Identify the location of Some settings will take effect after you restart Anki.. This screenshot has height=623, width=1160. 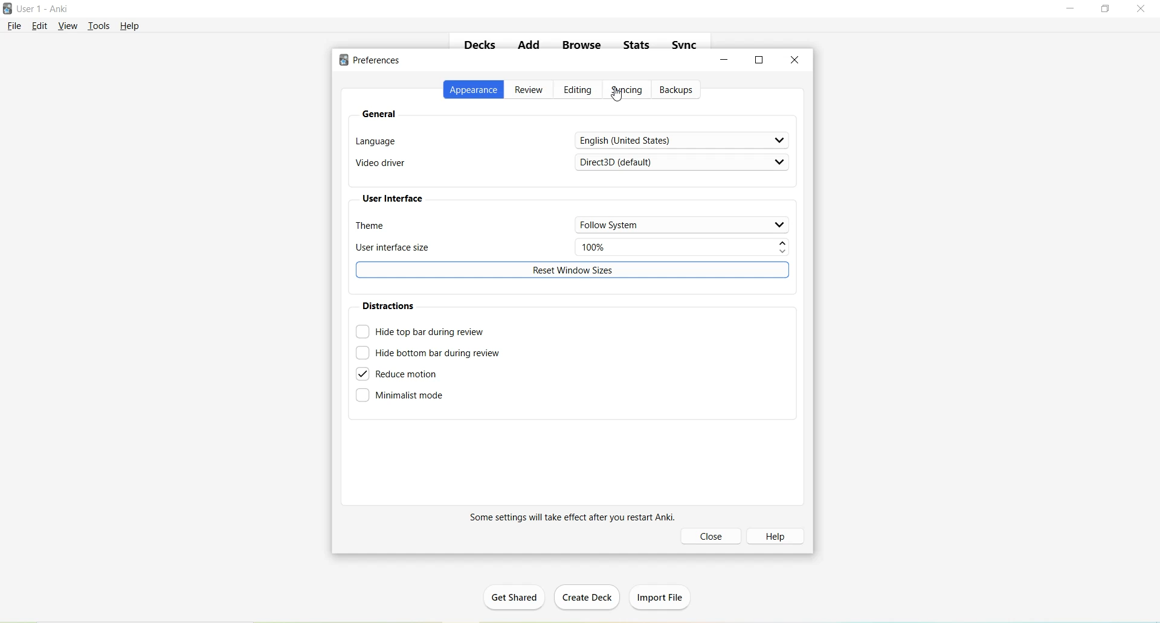
(567, 518).